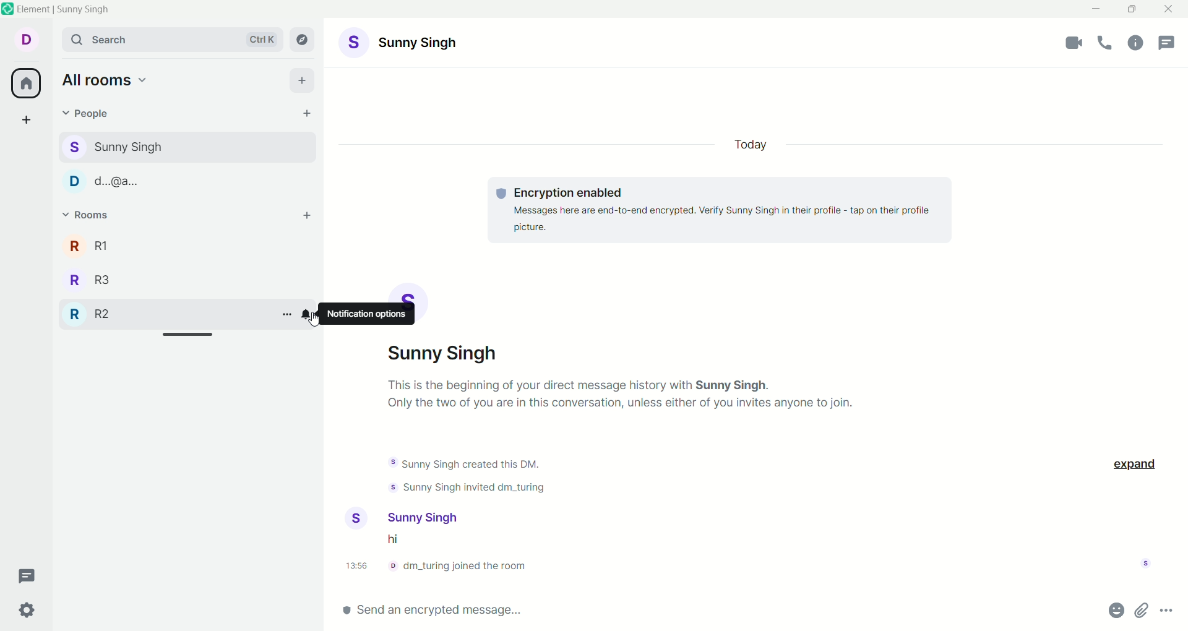 Image resolution: width=1188 pixels, height=631 pixels. What do you see at coordinates (1135, 42) in the screenshot?
I see `room info` at bounding box center [1135, 42].